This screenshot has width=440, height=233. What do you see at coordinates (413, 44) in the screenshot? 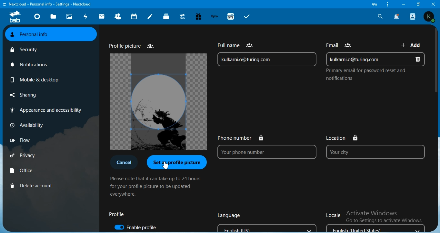
I see `add` at bounding box center [413, 44].